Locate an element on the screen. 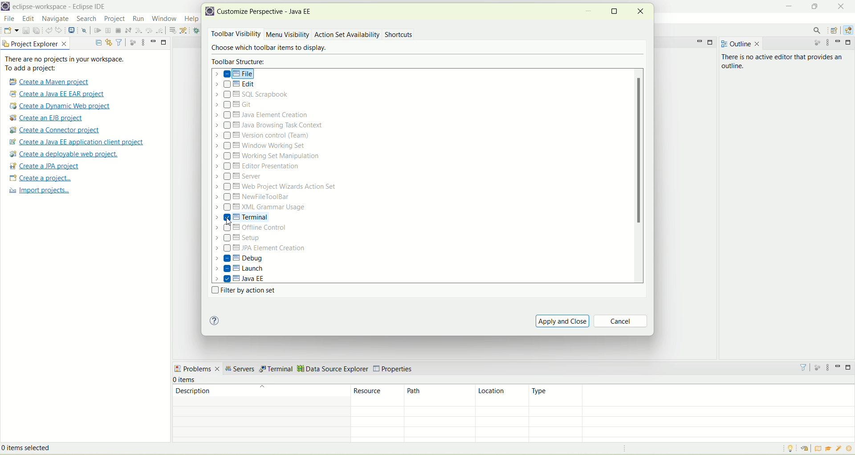 This screenshot has height=455, width=855. window is located at coordinates (164, 19).